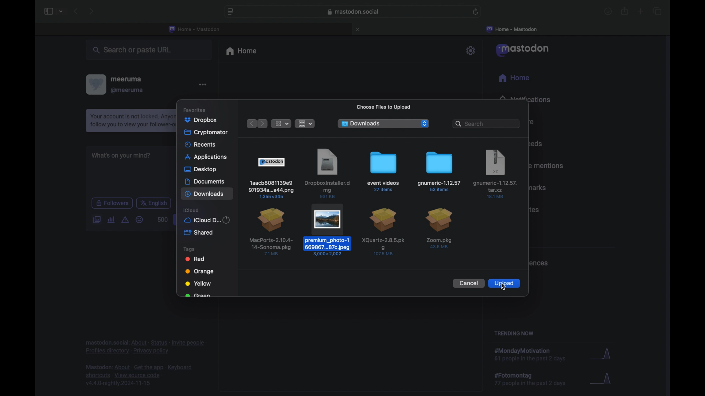 This screenshot has height=396, width=705. What do you see at coordinates (353, 12) in the screenshot?
I see `web address` at bounding box center [353, 12].